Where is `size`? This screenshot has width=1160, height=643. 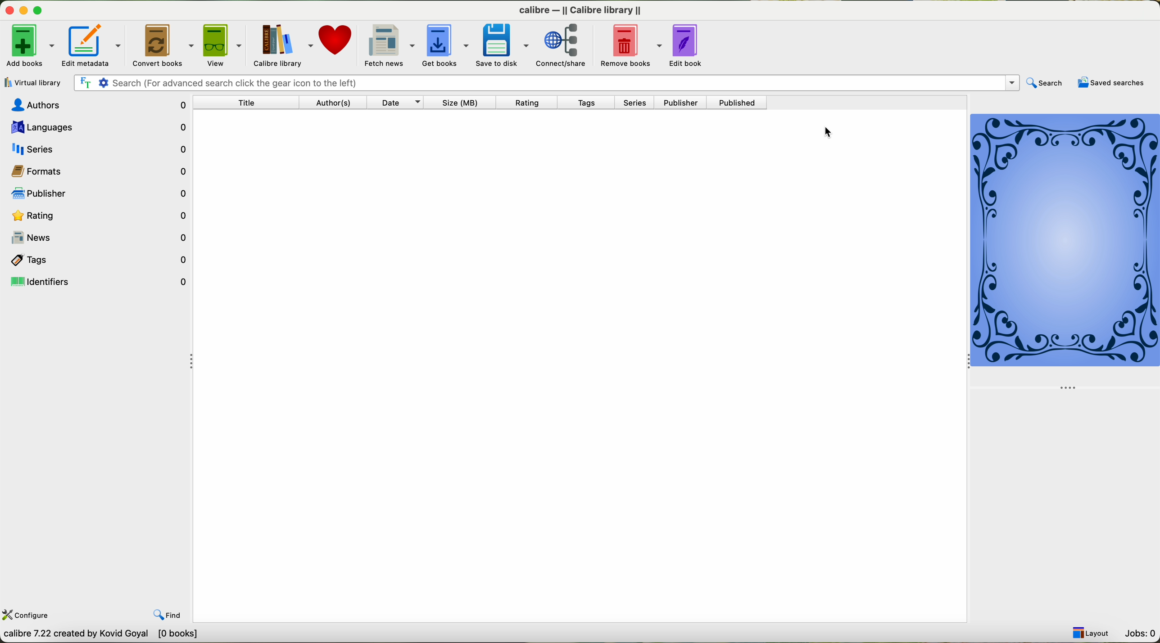
size is located at coordinates (465, 101).